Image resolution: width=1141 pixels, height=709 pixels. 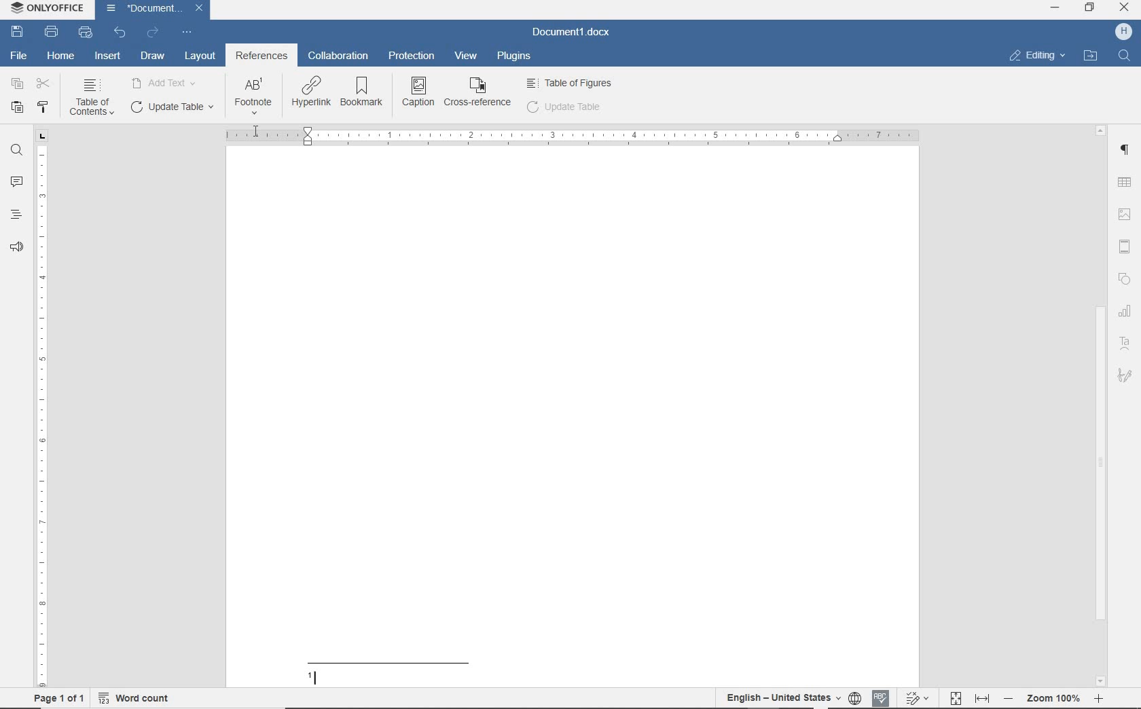 What do you see at coordinates (338, 57) in the screenshot?
I see `collaboration` at bounding box center [338, 57].